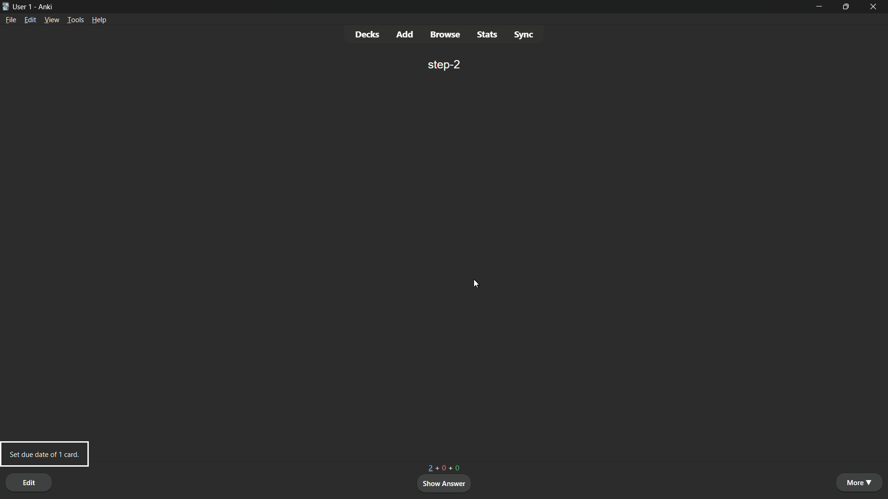 Image resolution: width=888 pixels, height=499 pixels. I want to click on user 1, so click(24, 7).